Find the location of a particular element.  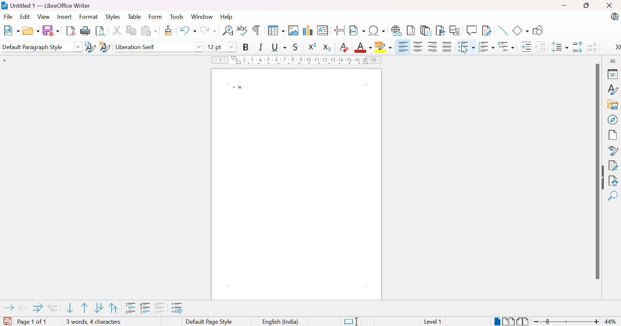

bulleted list is located at coordinates (466, 48).